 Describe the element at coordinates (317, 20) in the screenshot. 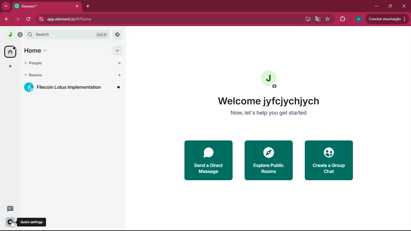

I see `google translate` at that location.